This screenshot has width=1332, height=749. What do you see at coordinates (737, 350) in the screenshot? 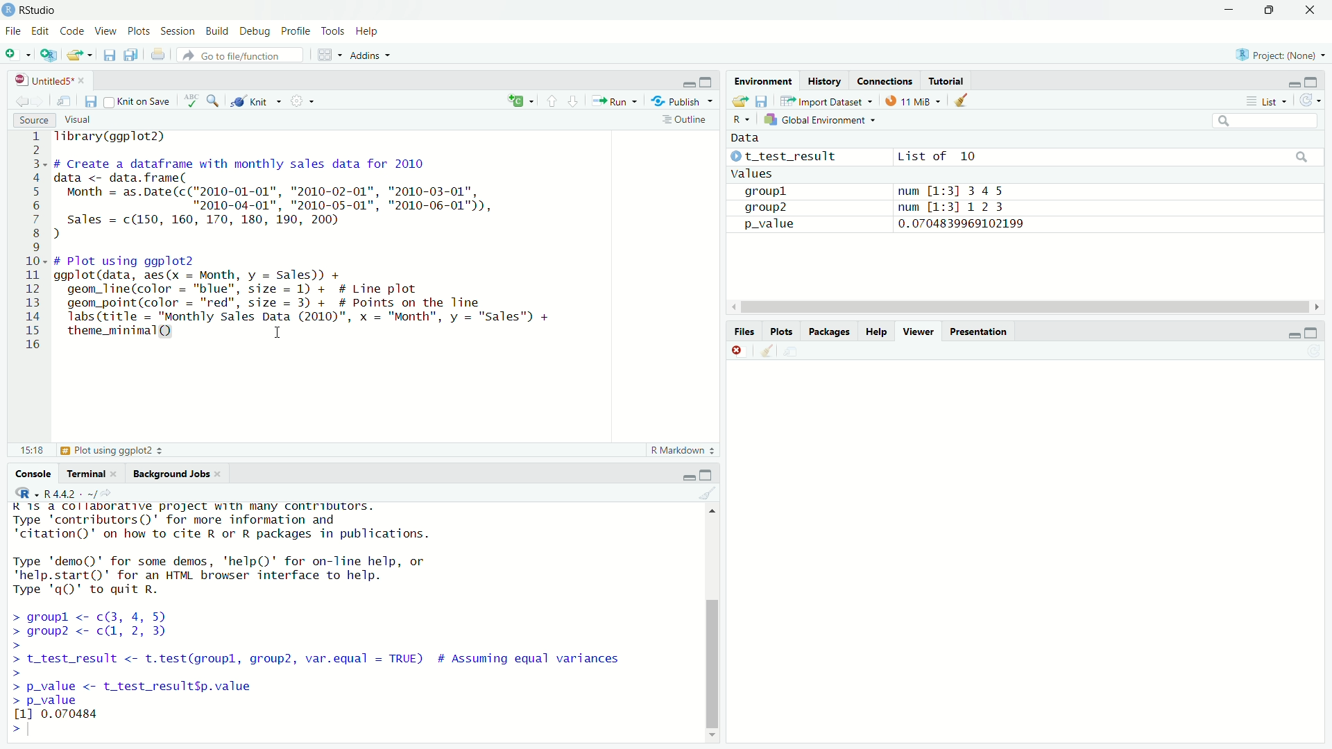
I see `close` at bounding box center [737, 350].